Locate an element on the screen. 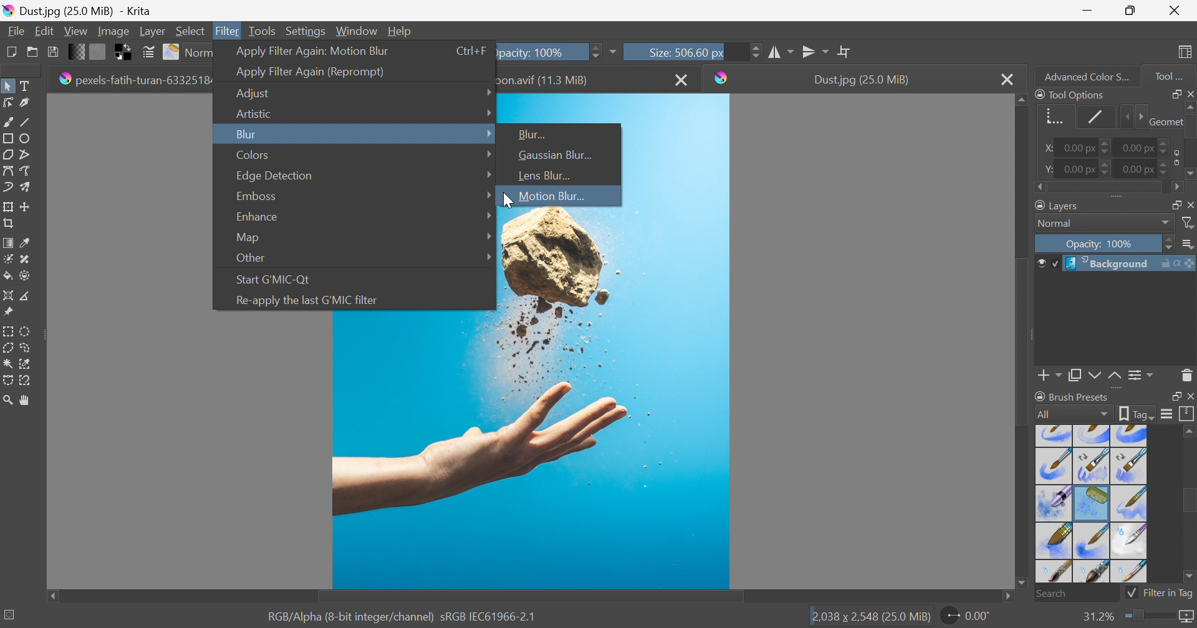 This screenshot has width=1197, height=628. Rectangular selection tool is located at coordinates (9, 329).